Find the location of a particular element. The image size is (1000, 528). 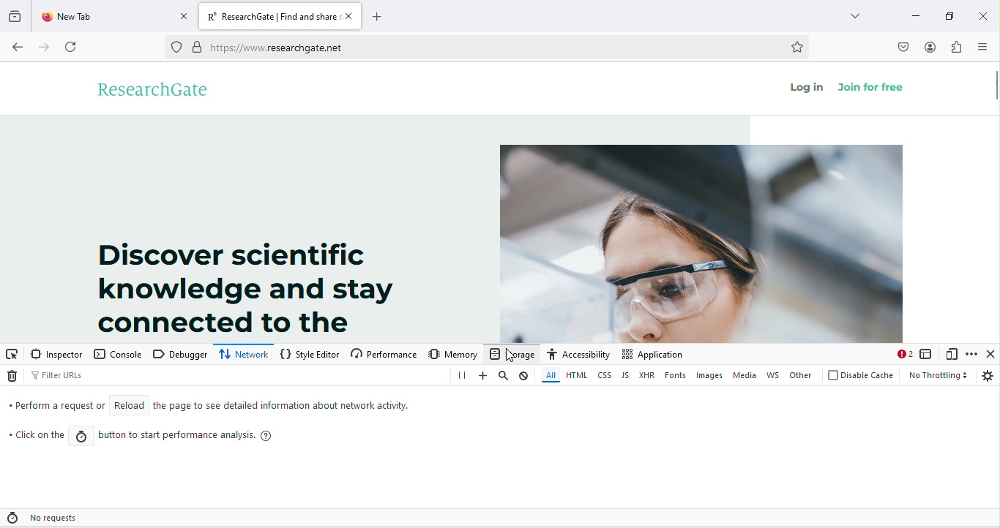

account is located at coordinates (929, 45).